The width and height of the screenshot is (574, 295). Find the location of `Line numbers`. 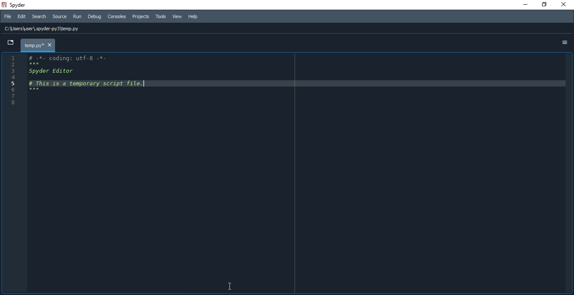

Line numbers is located at coordinates (14, 83).